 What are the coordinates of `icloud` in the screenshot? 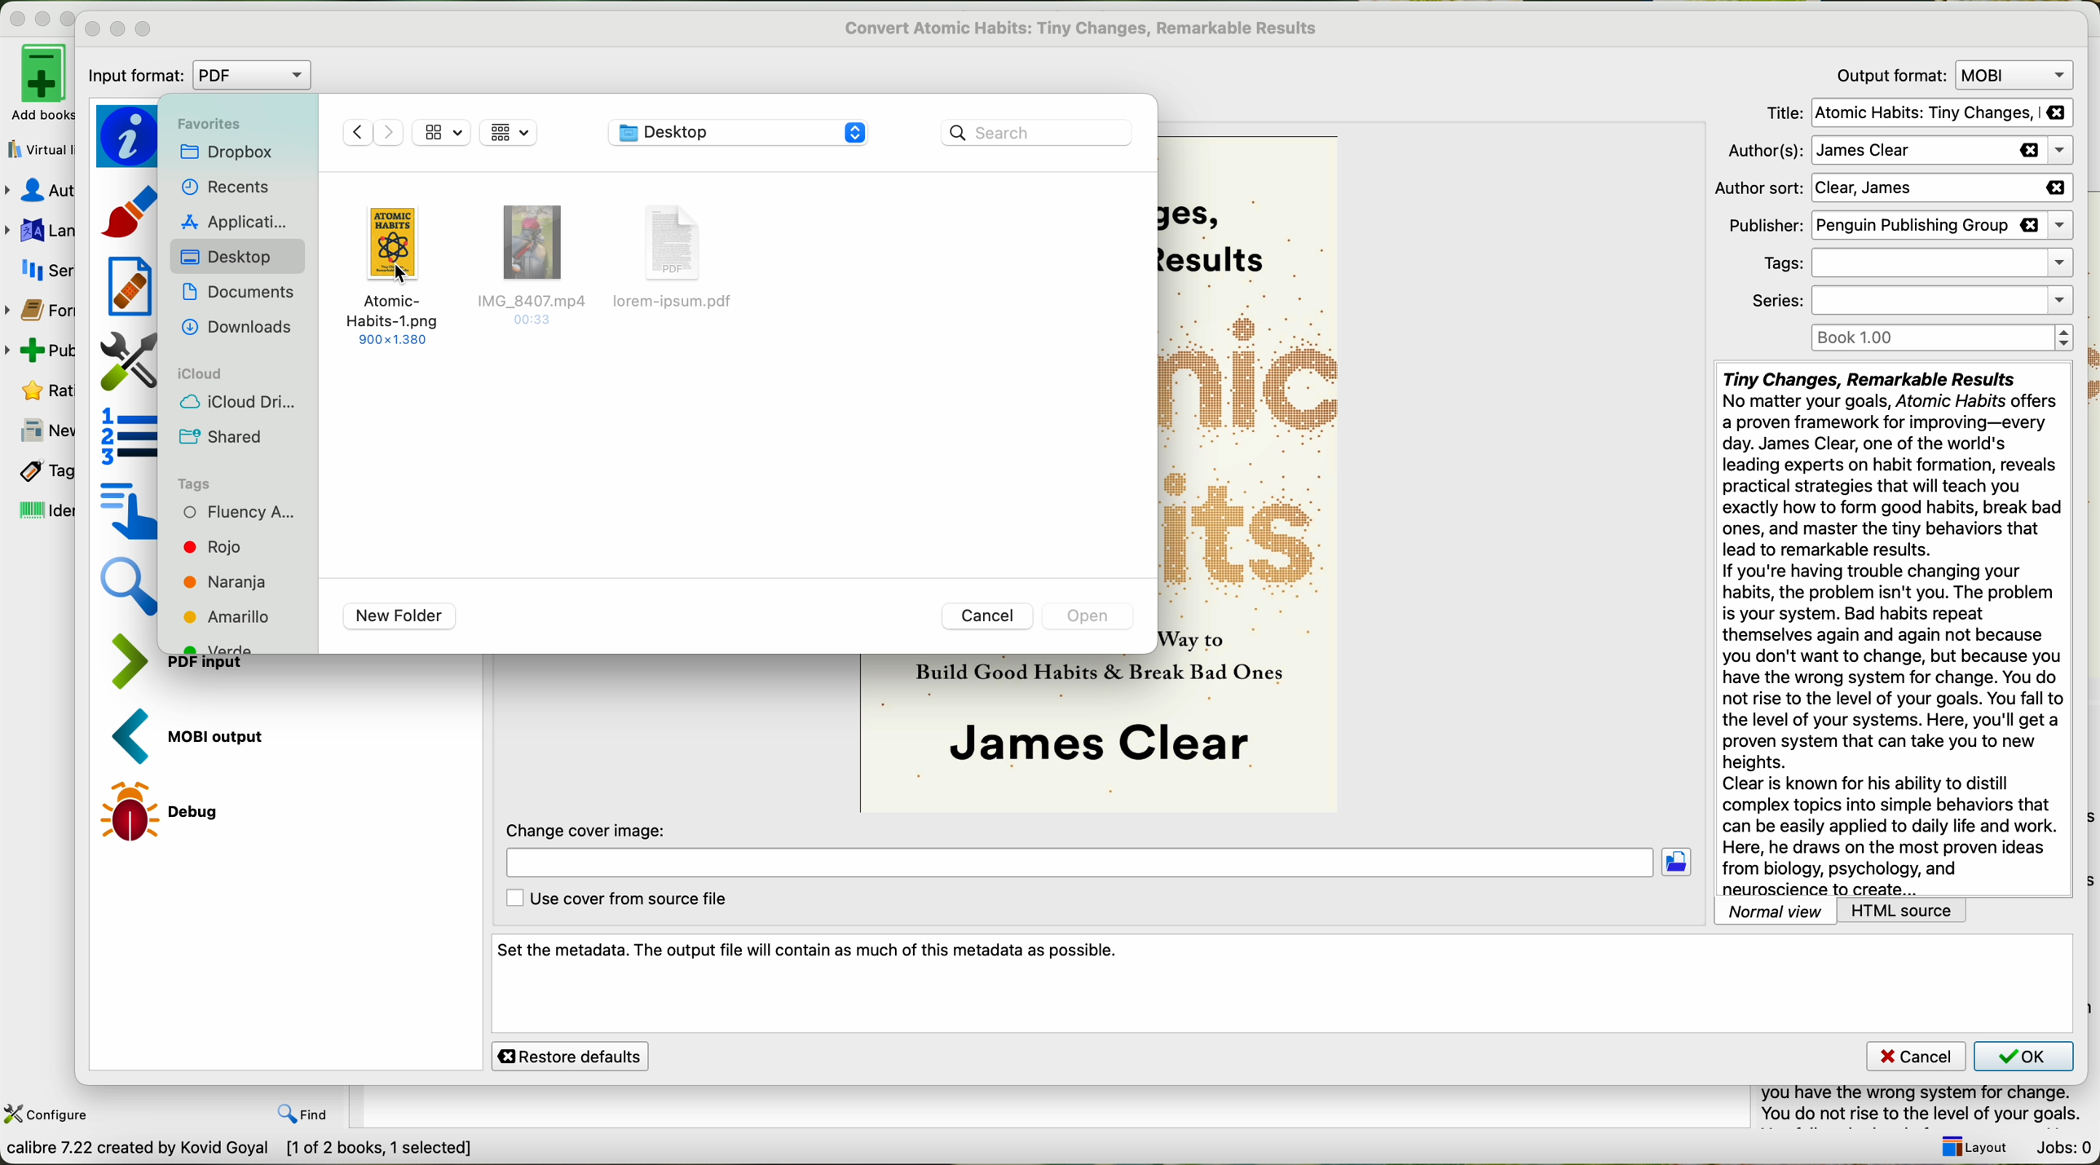 It's located at (205, 373).